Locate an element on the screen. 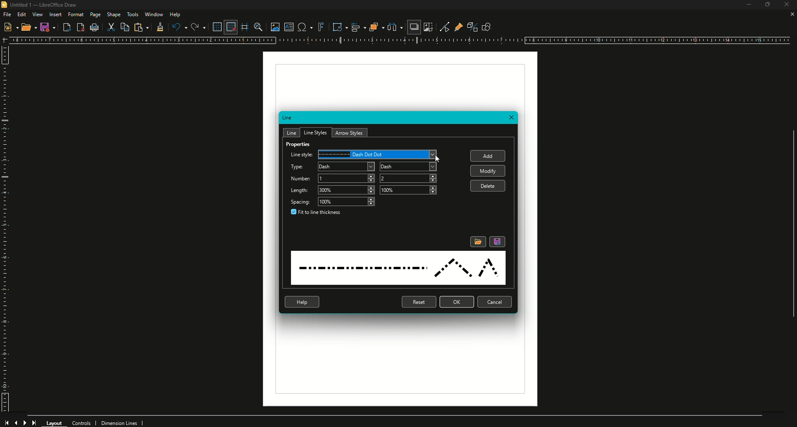  Close is located at coordinates (512, 118).